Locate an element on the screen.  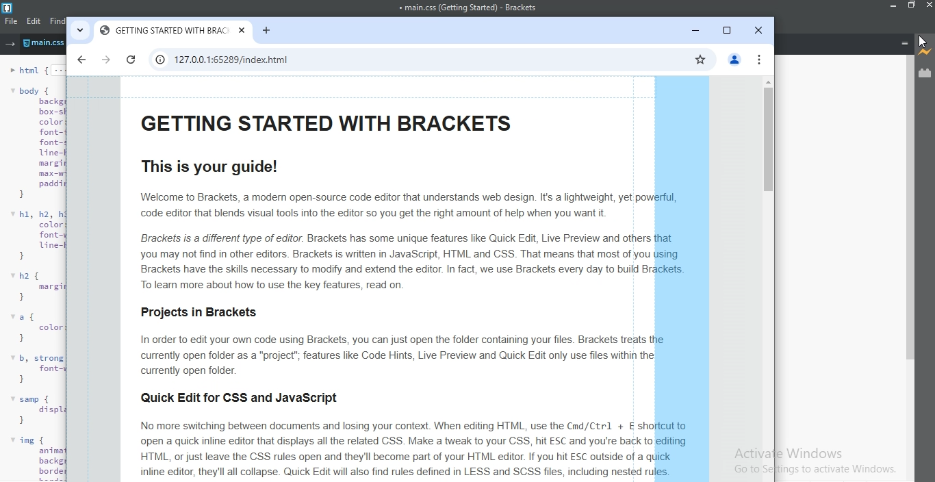
search bar is located at coordinates (418, 59).